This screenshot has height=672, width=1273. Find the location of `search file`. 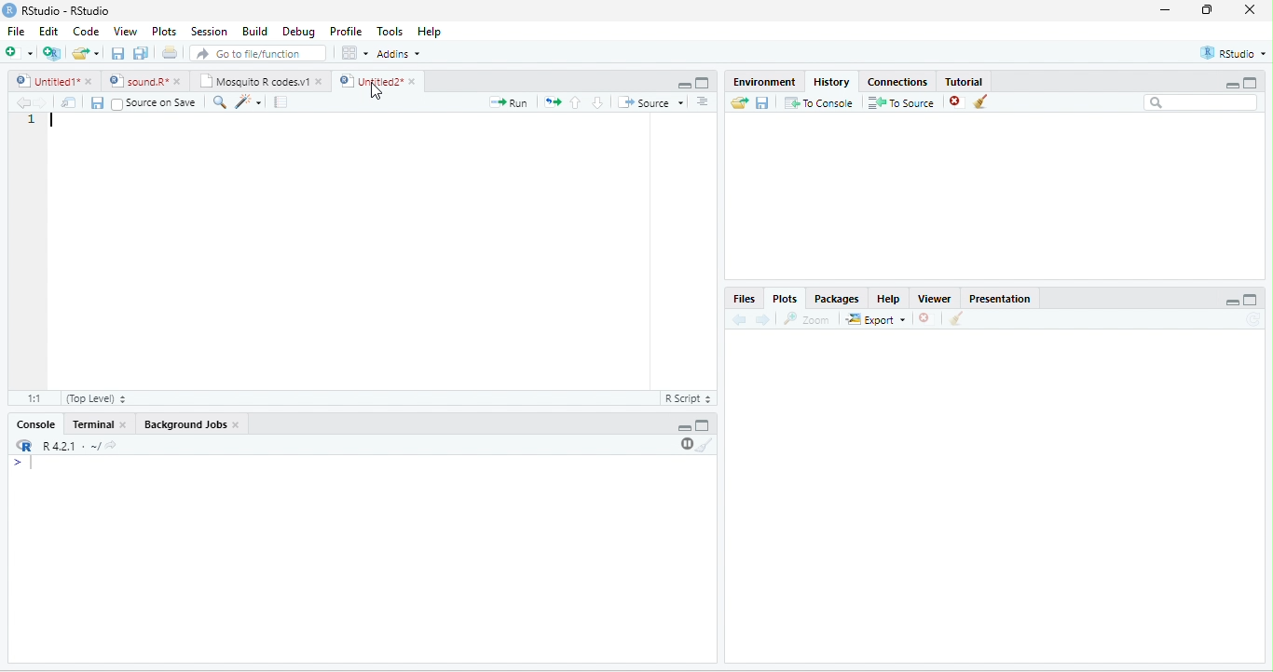

search file is located at coordinates (259, 53).